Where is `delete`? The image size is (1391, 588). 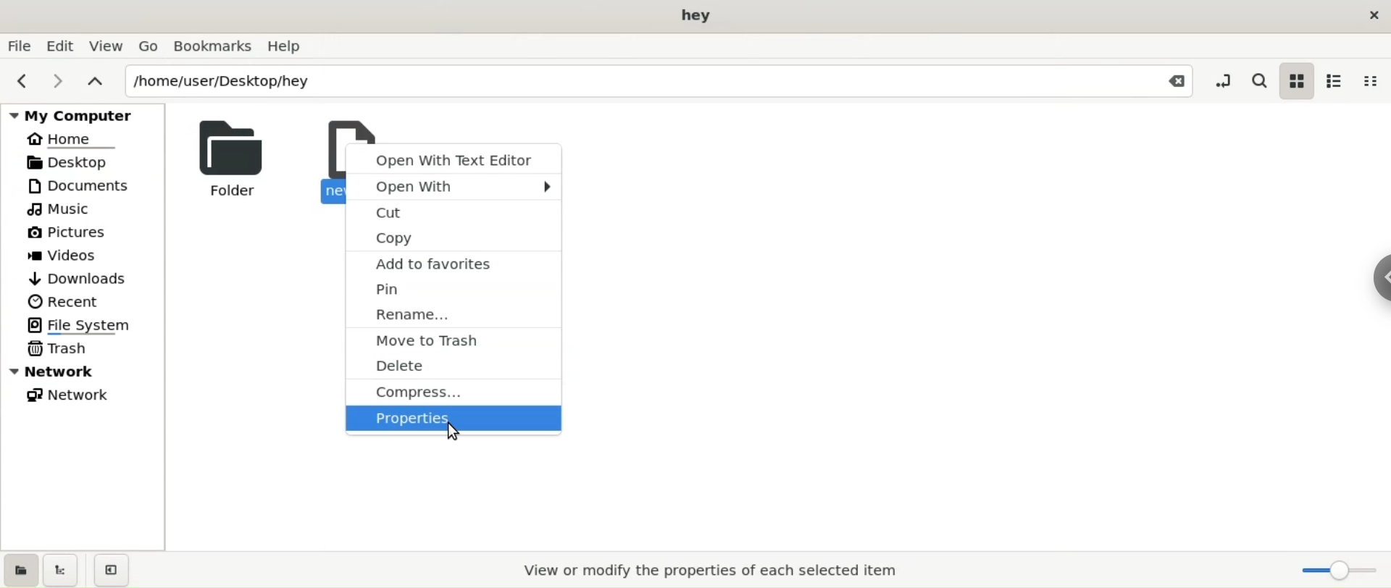
delete is located at coordinates (452, 363).